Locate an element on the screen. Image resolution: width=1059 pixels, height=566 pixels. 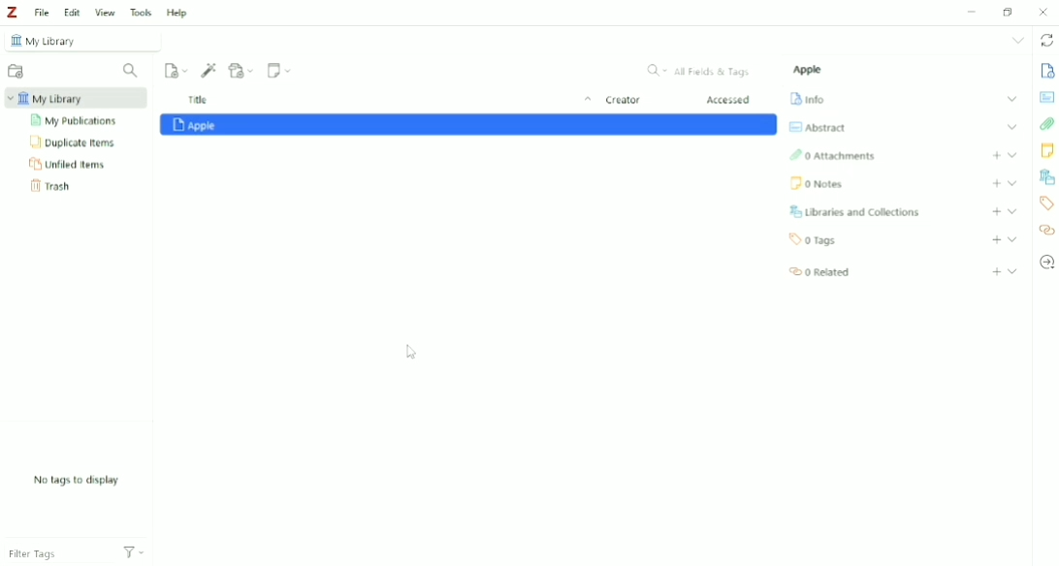
Abstract is located at coordinates (1047, 98).